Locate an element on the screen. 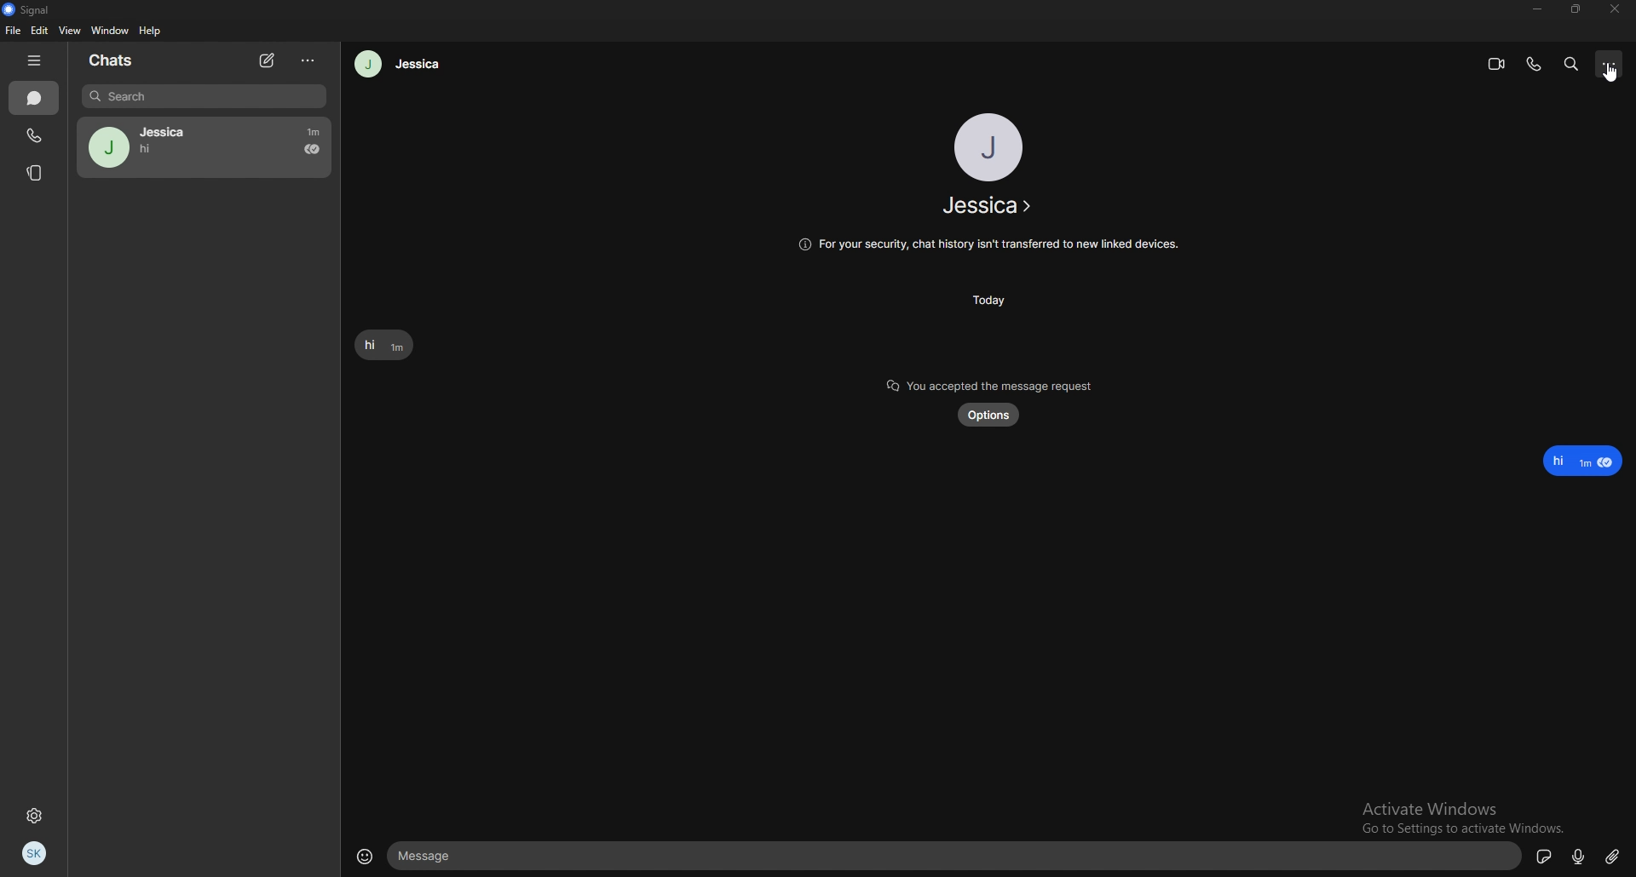  Options is located at coordinates (308, 62).